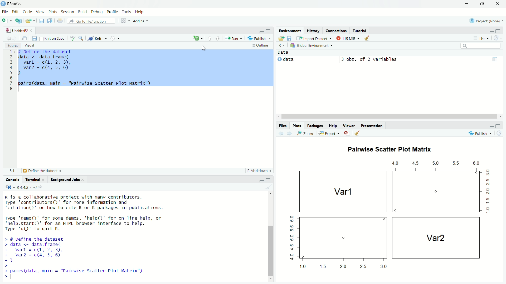  Describe the element at coordinates (35, 38) in the screenshot. I see `Save current document (Ctrl + S)` at that location.